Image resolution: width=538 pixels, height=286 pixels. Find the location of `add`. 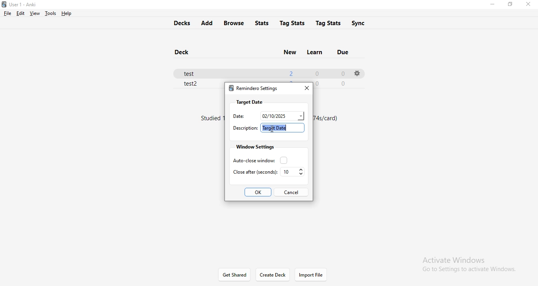

add is located at coordinates (206, 23).